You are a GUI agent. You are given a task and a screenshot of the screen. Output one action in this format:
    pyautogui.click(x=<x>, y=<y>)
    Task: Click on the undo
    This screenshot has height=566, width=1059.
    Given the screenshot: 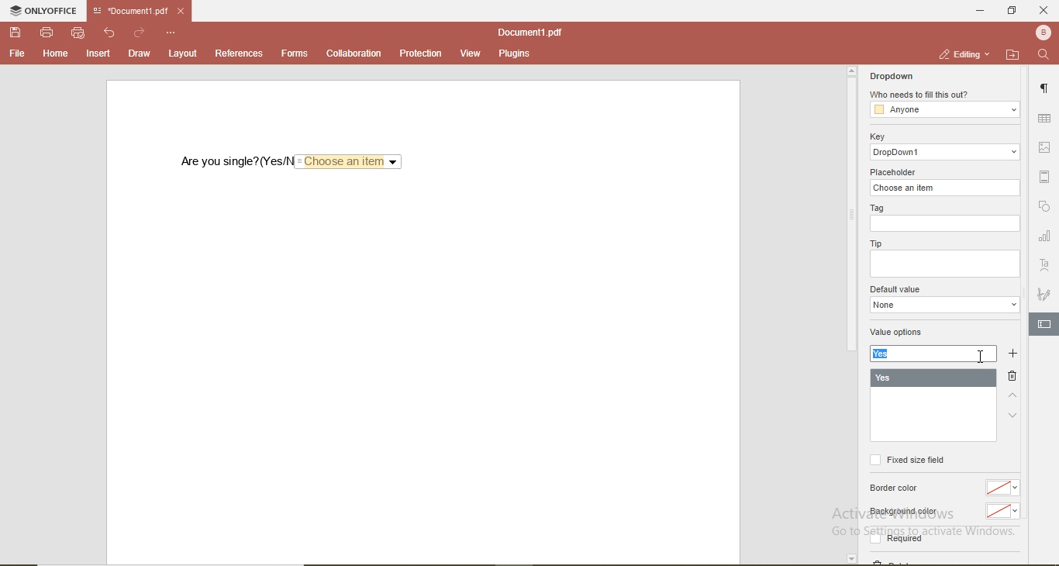 What is the action you would take?
    pyautogui.click(x=110, y=33)
    